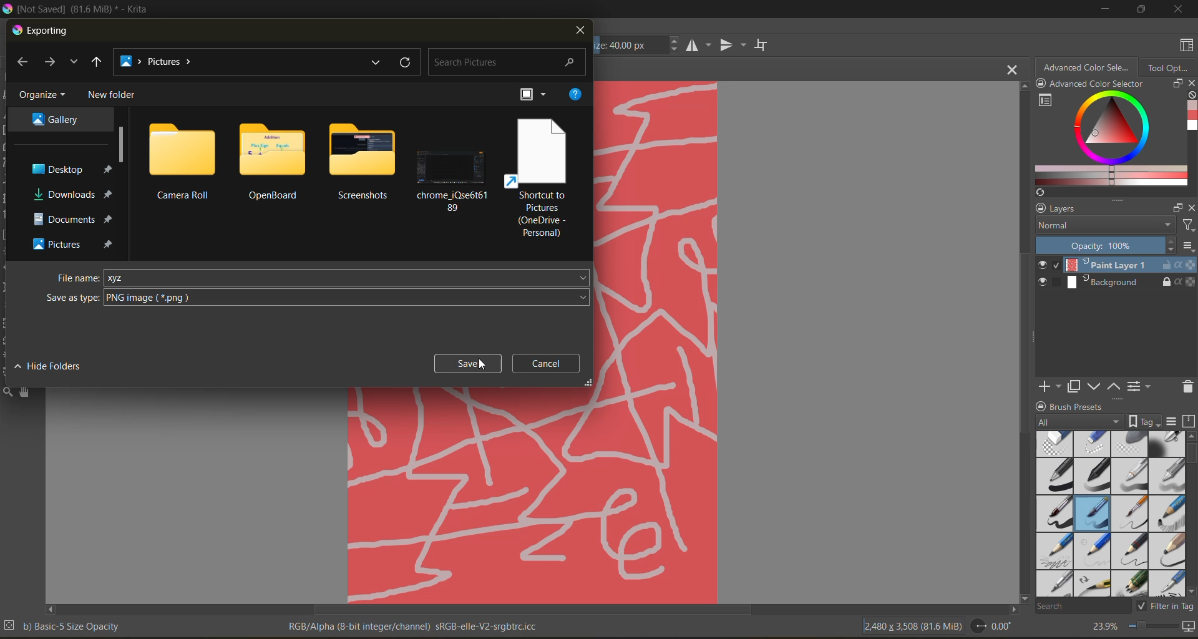 The width and height of the screenshot is (1198, 639). I want to click on folders, so click(182, 160).